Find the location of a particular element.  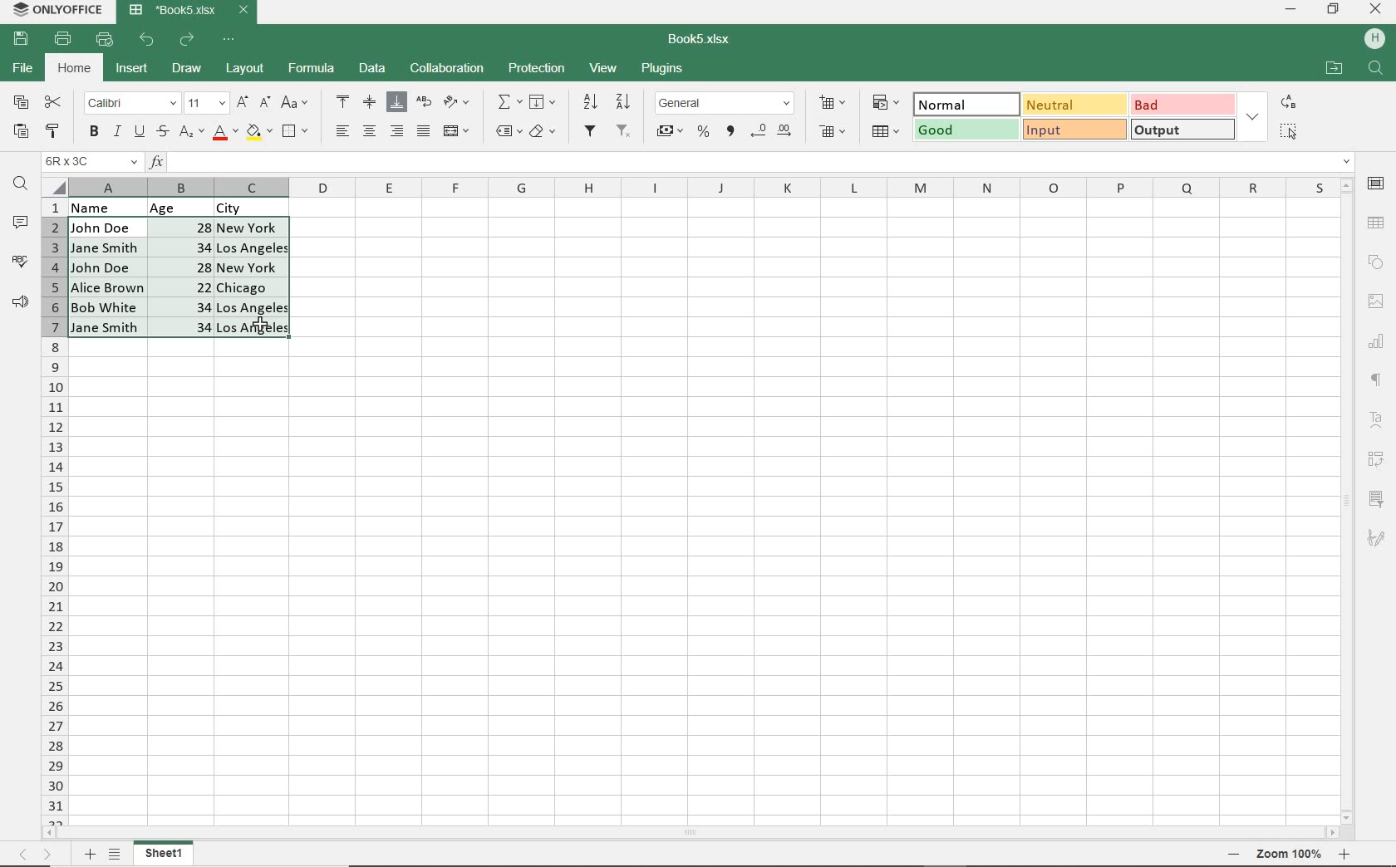

DRAW is located at coordinates (188, 68).